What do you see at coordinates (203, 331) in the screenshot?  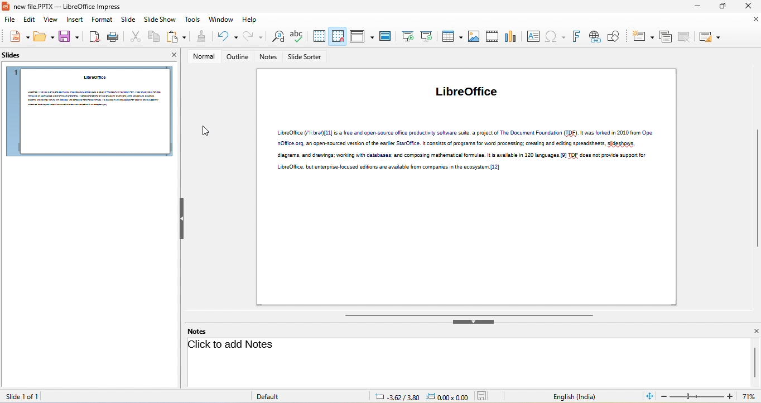 I see `notes` at bounding box center [203, 331].